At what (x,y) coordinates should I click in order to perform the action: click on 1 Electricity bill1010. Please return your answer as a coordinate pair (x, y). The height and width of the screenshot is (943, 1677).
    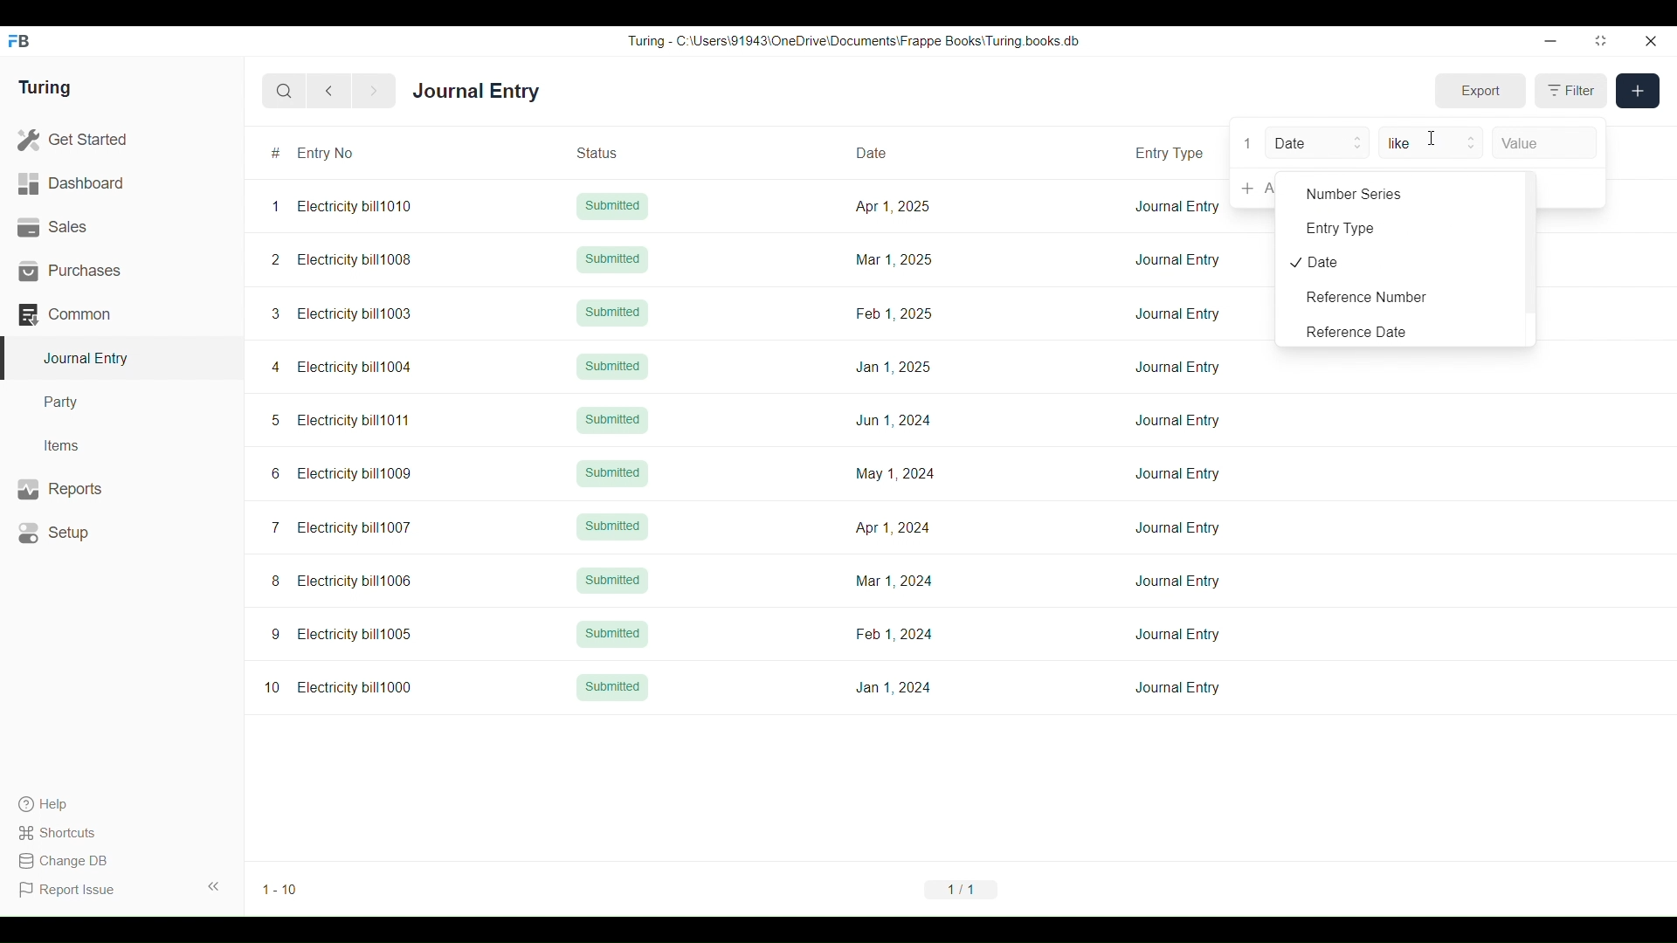
    Looking at the image, I should click on (342, 206).